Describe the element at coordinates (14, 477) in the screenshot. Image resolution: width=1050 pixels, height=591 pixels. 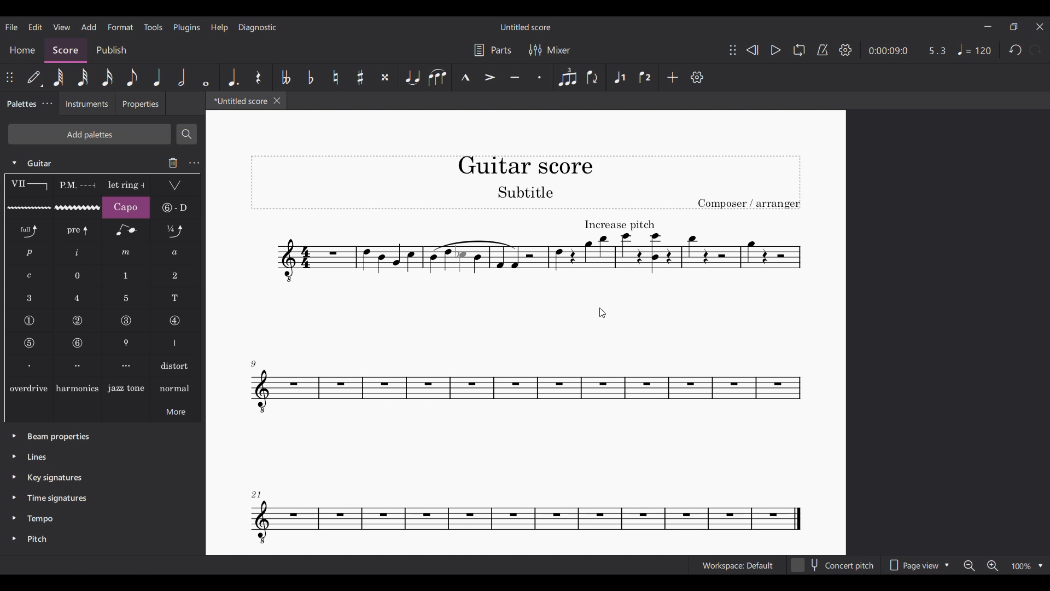
I see `Click to expand key signatures palette` at that location.